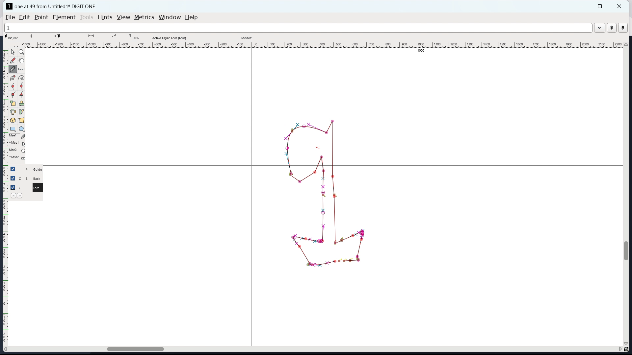  Describe the element at coordinates (319, 45) in the screenshot. I see `horizontal ruler` at that location.